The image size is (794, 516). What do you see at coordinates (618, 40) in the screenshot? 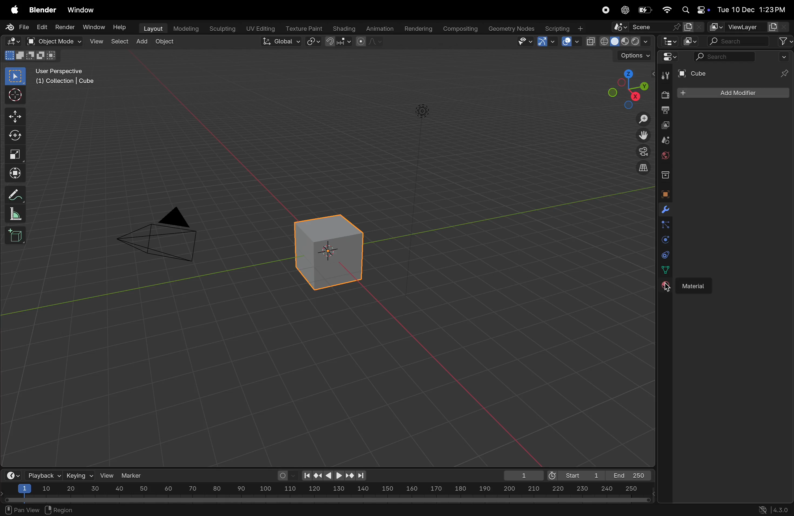
I see `viewport shading` at bounding box center [618, 40].